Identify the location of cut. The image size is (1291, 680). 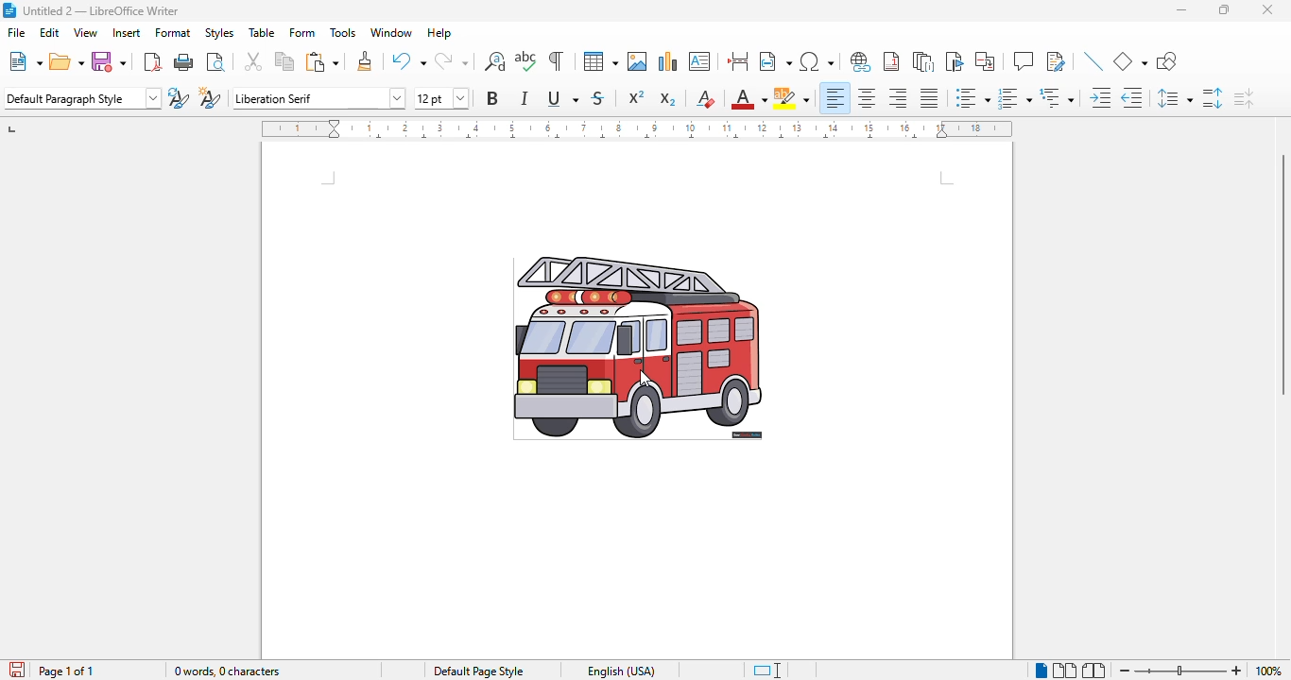
(252, 59).